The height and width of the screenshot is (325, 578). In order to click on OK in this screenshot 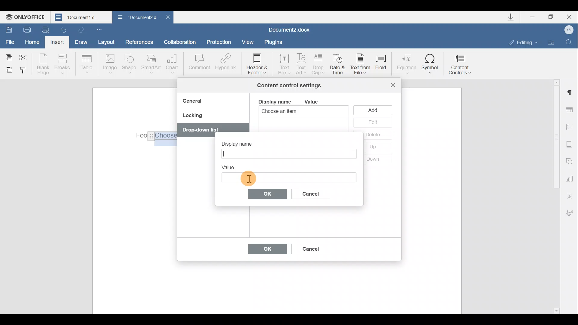, I will do `click(264, 250)`.